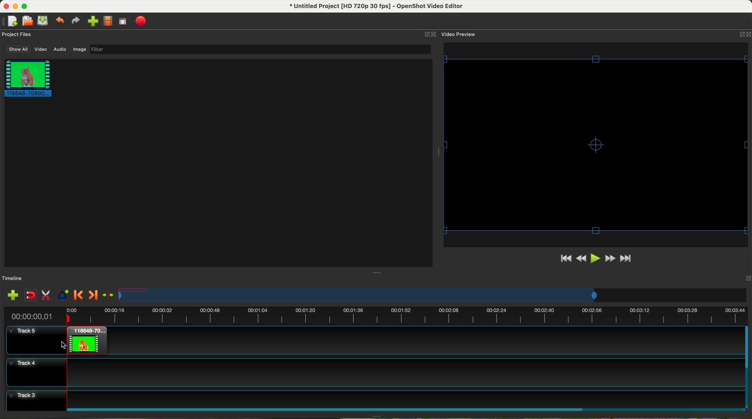  What do you see at coordinates (260, 49) in the screenshot?
I see `filter` at bounding box center [260, 49].